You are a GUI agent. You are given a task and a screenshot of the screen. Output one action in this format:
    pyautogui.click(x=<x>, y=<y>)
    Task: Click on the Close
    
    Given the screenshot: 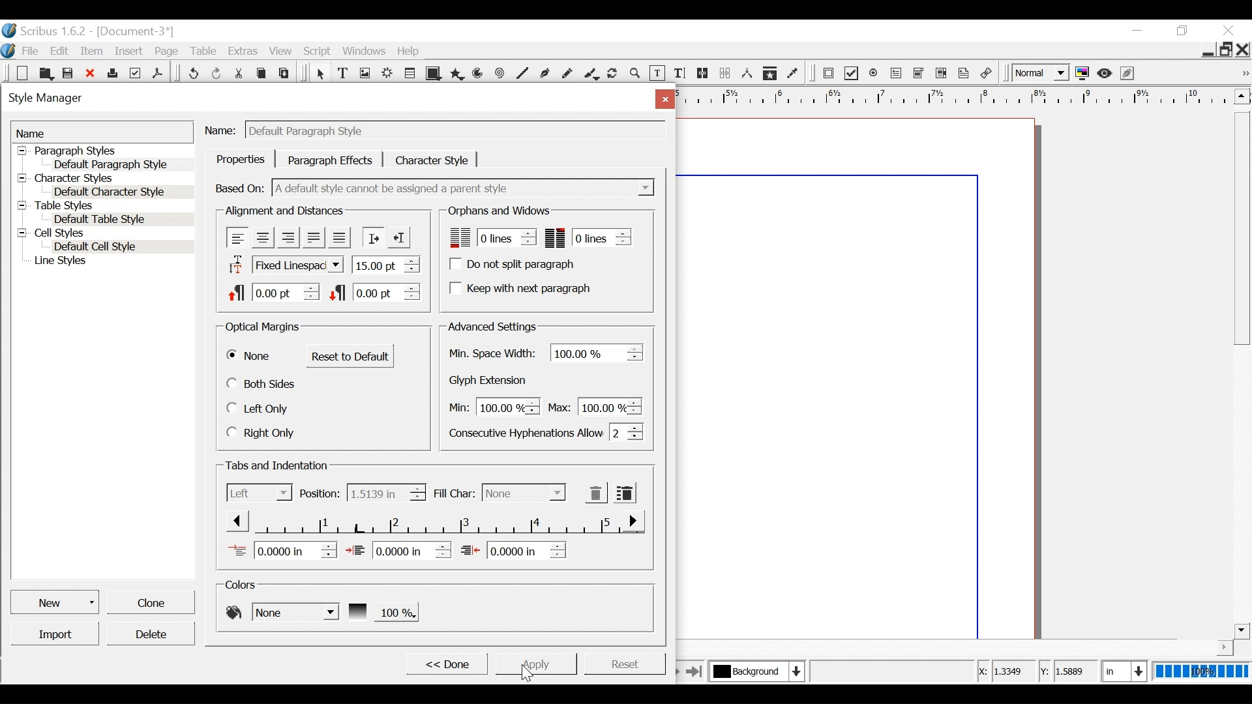 What is the action you would take?
    pyautogui.click(x=91, y=73)
    